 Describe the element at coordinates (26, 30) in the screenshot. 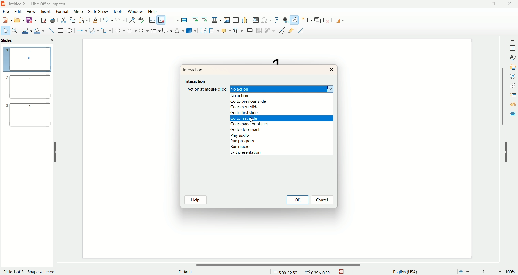

I see `line color` at that location.